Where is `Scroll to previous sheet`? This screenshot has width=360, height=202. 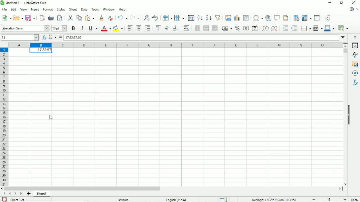 Scroll to previous sheet is located at coordinates (10, 194).